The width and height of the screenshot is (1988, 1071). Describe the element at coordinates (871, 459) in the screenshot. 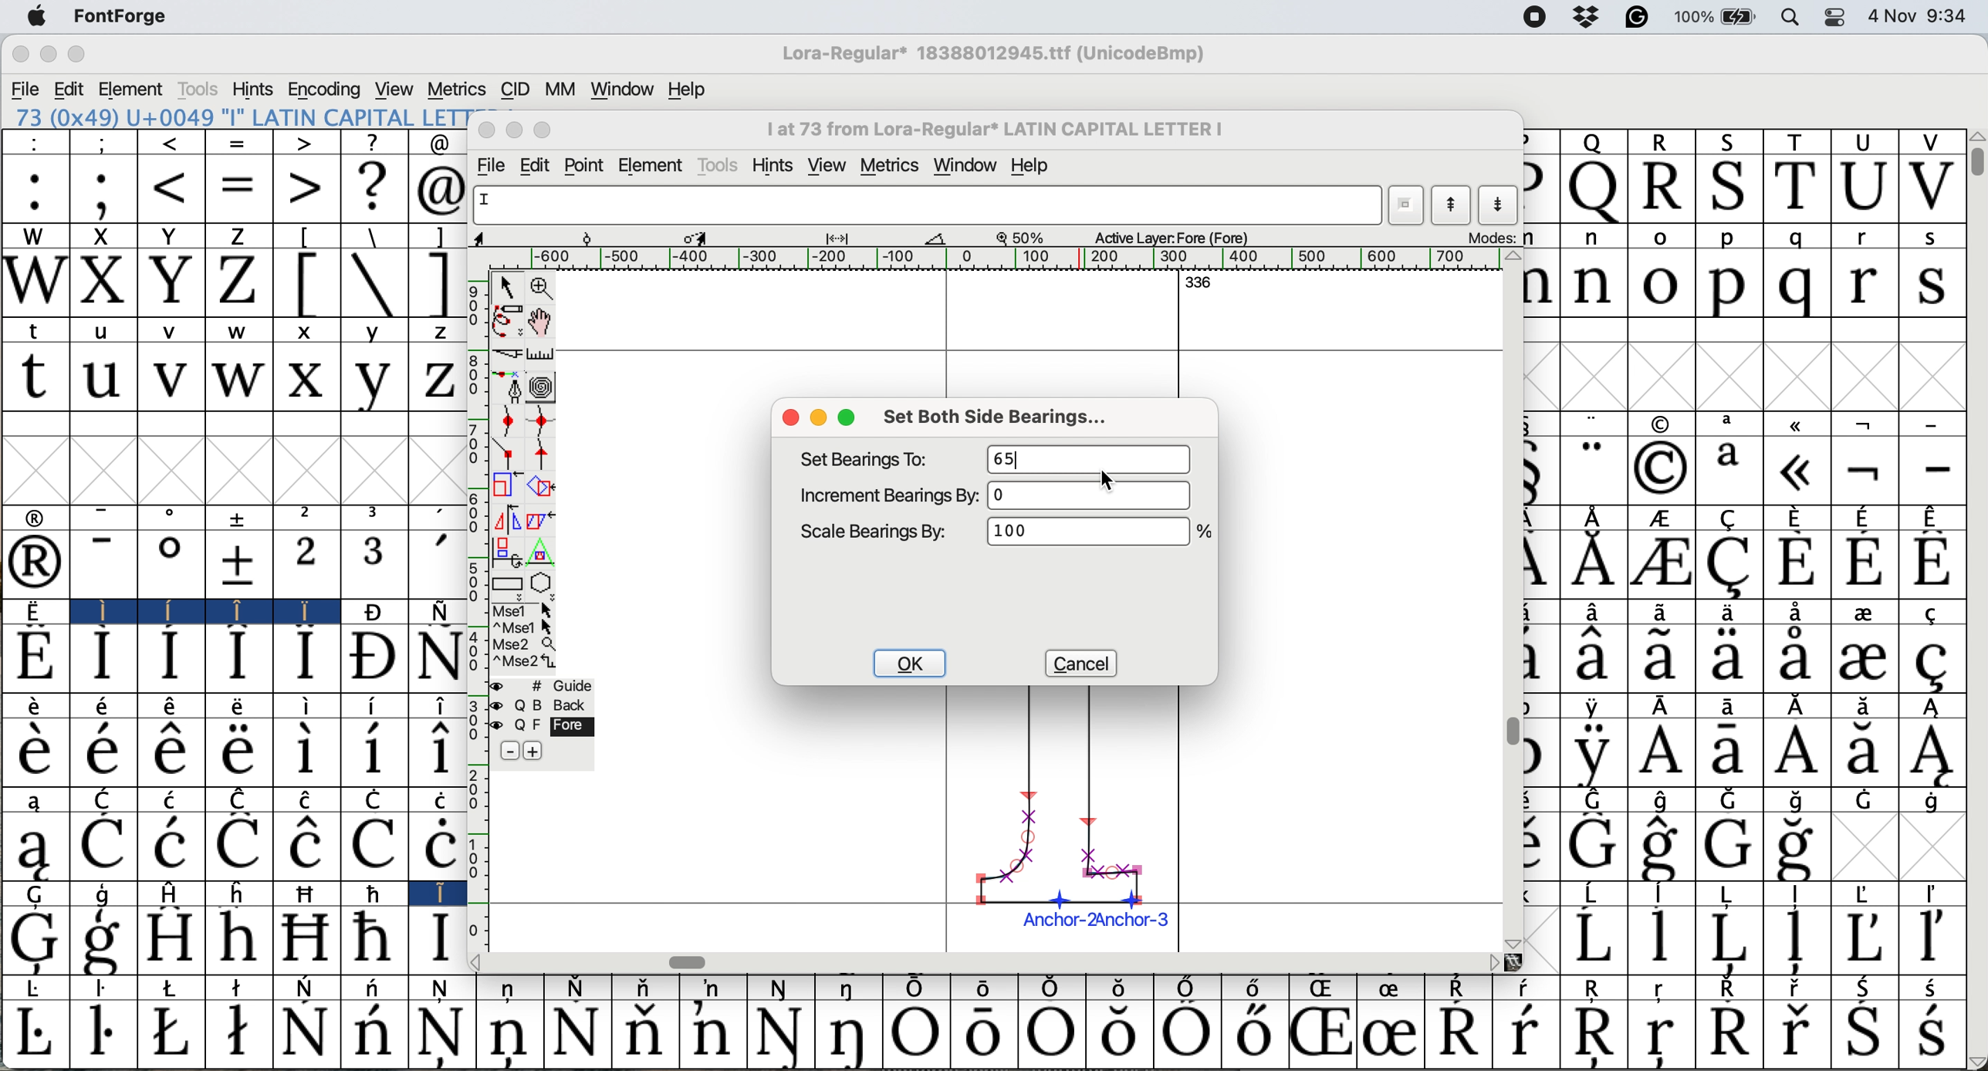

I see `set bearings to` at that location.